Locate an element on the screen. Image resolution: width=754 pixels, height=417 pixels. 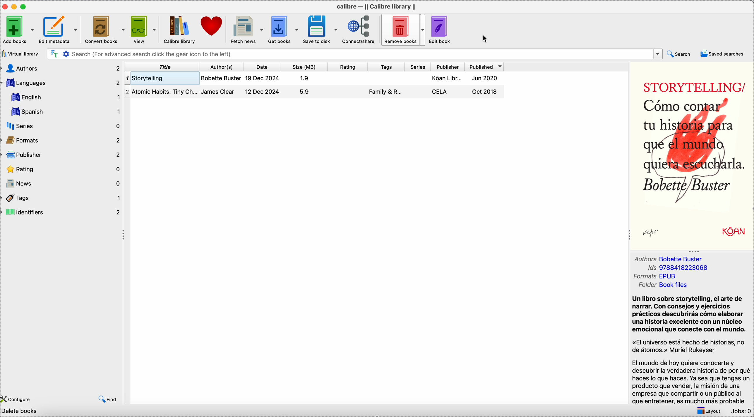
authors is located at coordinates (62, 67).